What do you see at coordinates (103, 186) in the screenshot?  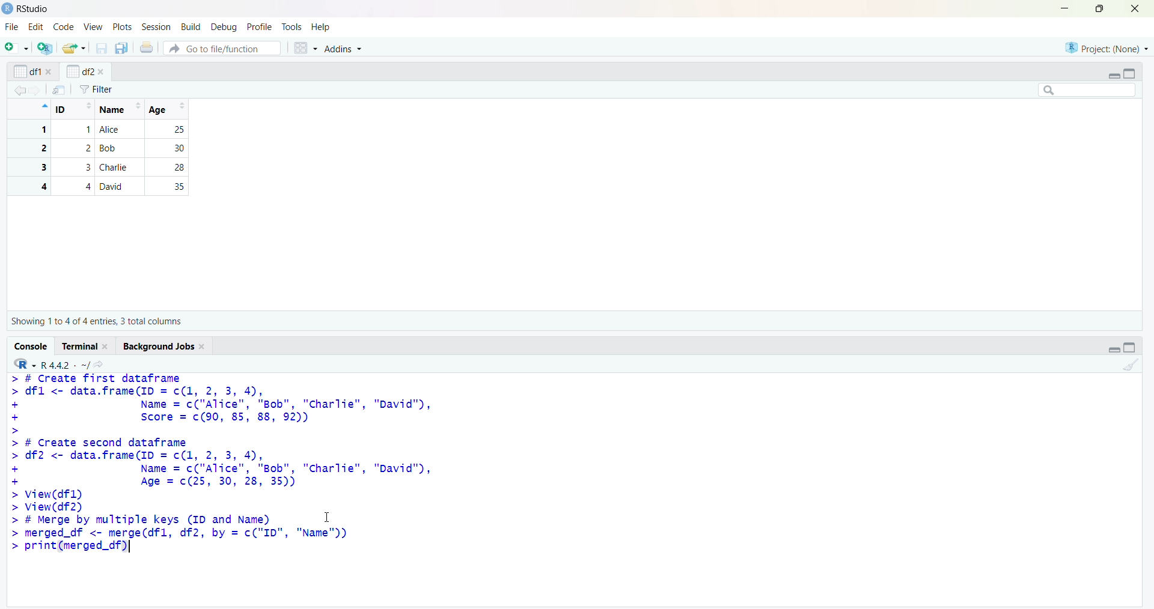 I see `4 4 David 35` at bounding box center [103, 186].